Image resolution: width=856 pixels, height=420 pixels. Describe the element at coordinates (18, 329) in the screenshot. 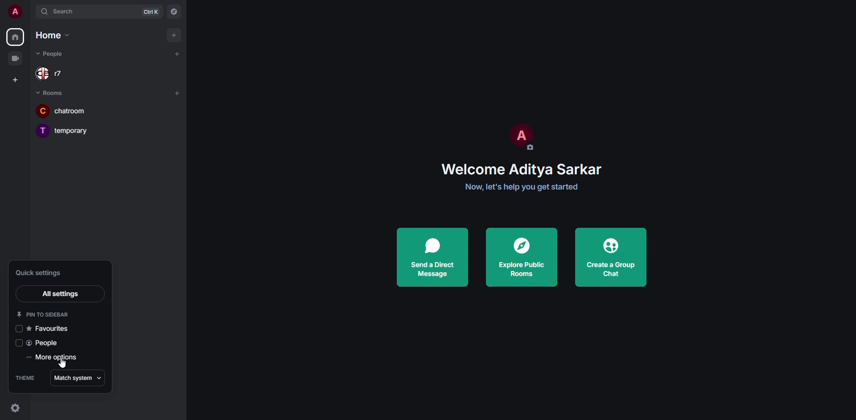

I see `click to enable` at that location.